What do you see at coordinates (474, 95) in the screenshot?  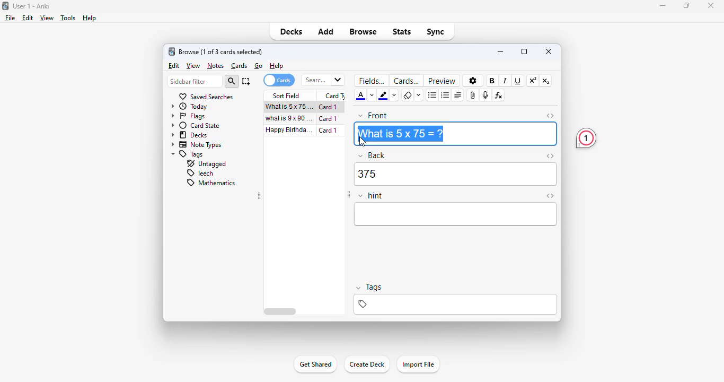 I see `attach pictures/audio/video` at bounding box center [474, 95].